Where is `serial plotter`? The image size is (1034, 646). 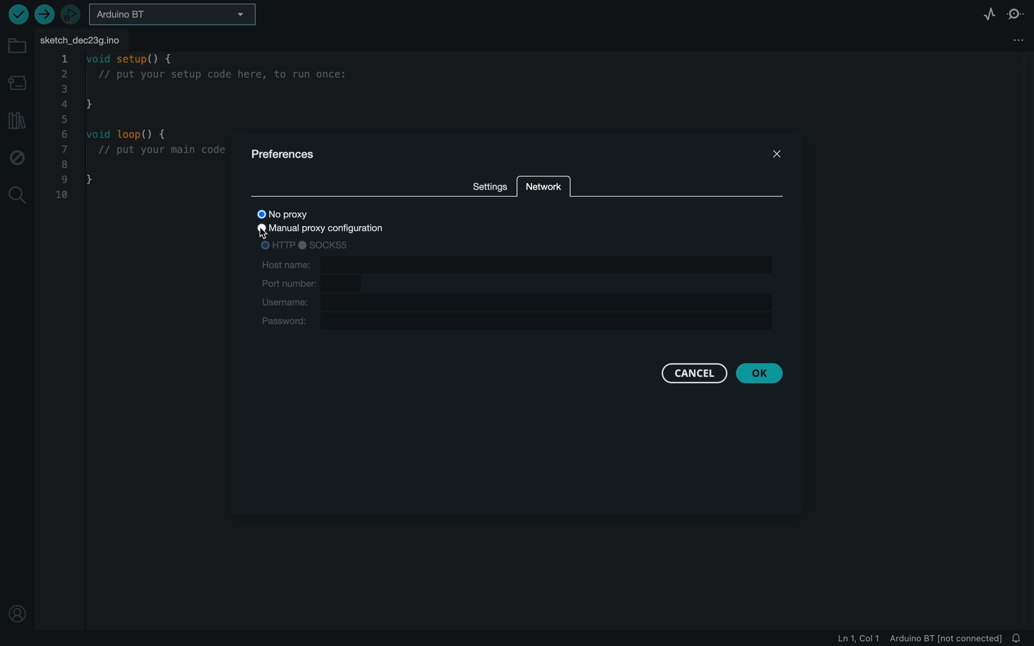
serial plotter is located at coordinates (984, 13).